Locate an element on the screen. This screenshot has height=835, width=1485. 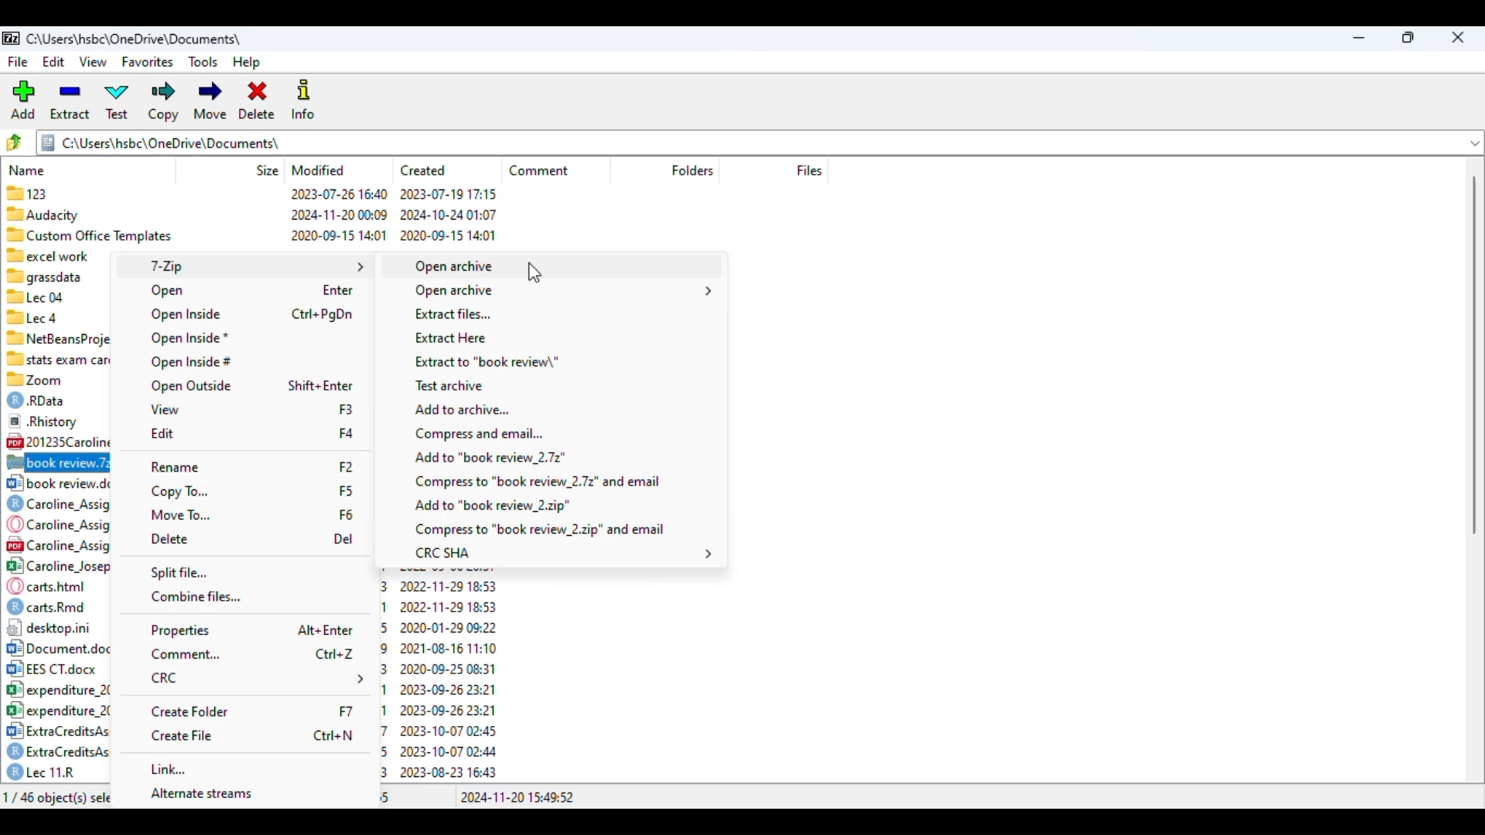
shortcut for comment is located at coordinates (334, 654).